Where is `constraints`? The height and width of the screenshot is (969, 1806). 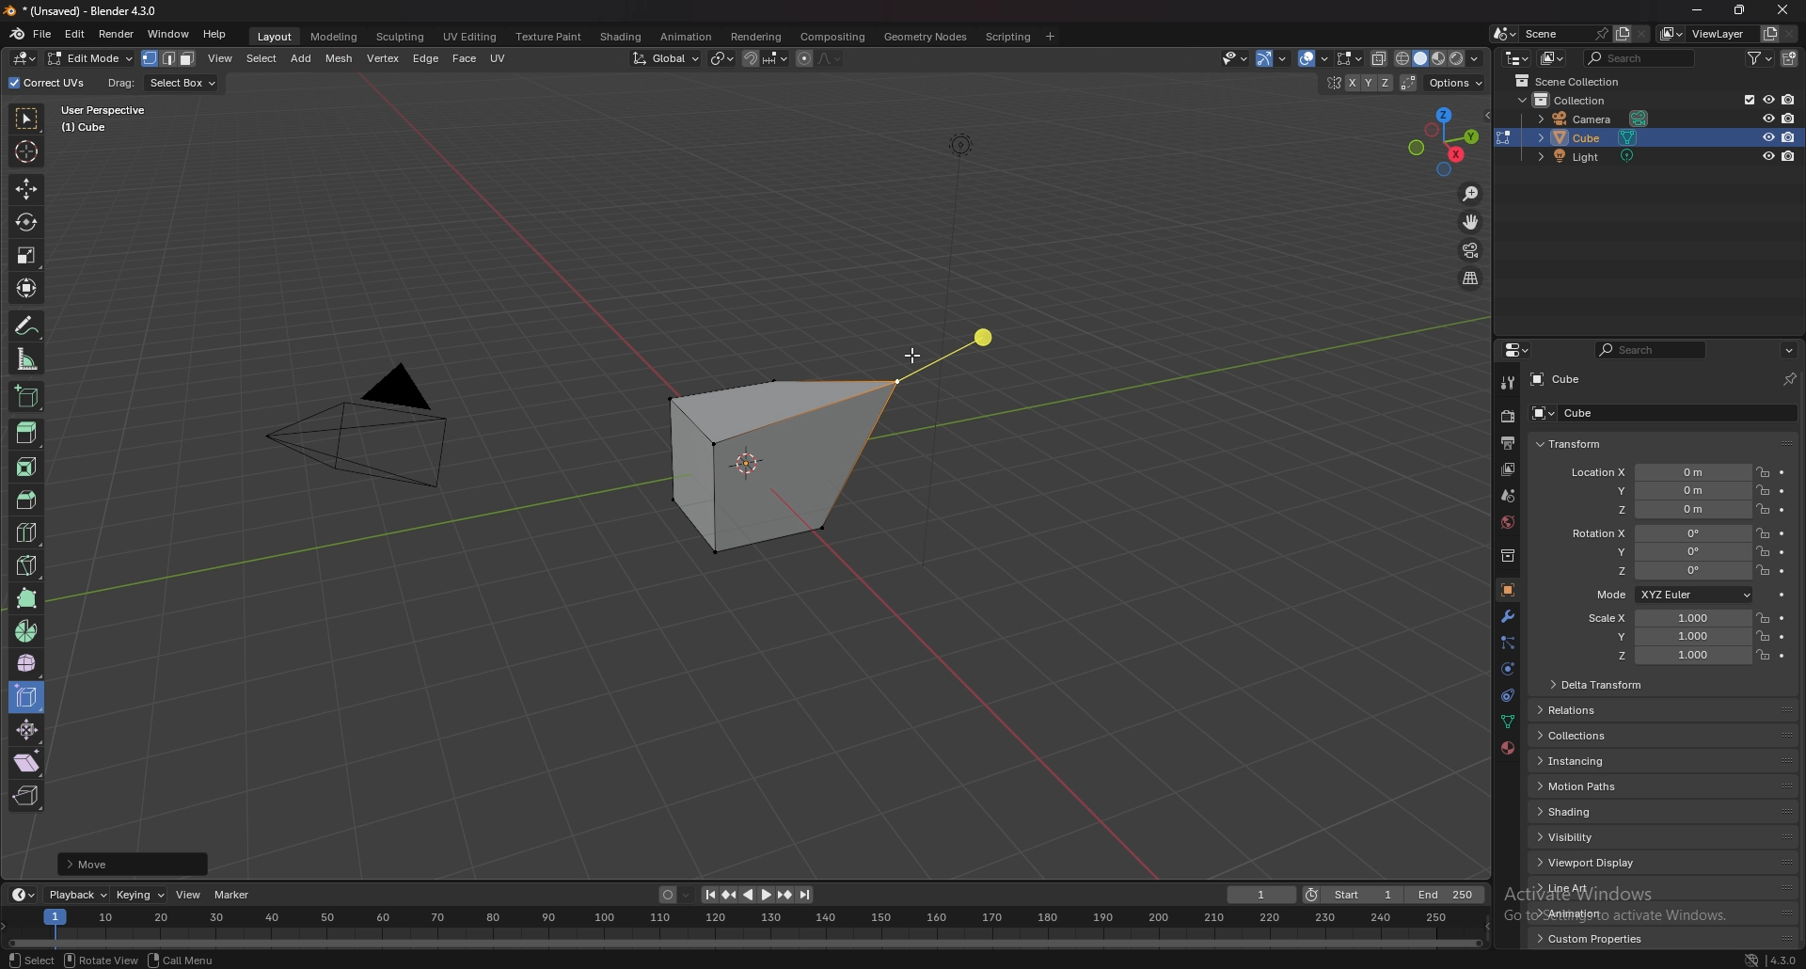
constraints is located at coordinates (1508, 694).